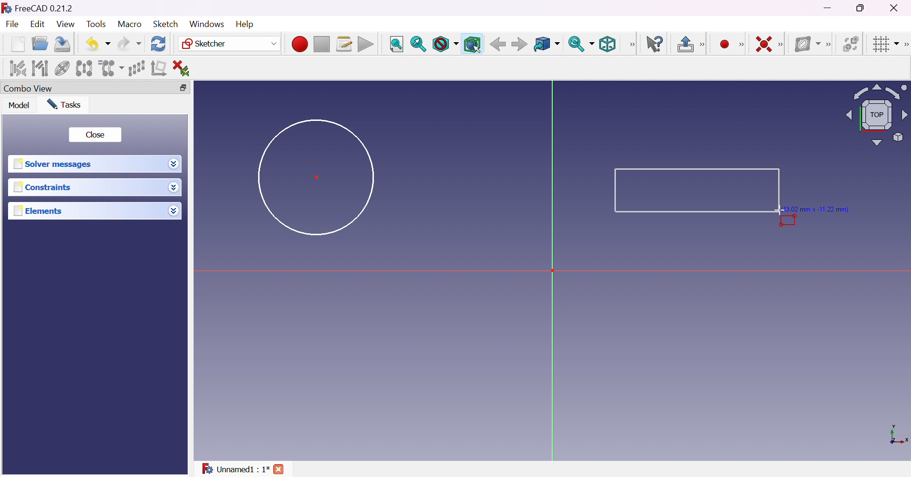 The height and width of the screenshot is (477, 911). Describe the element at coordinates (819, 209) in the screenshot. I see `(13.02 mm × -11.22 mm)` at that location.